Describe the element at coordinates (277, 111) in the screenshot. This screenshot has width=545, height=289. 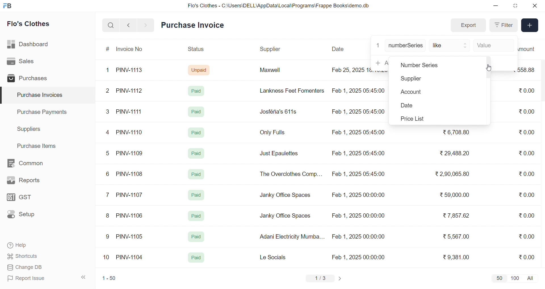
I see `Josféria's 611s` at that location.